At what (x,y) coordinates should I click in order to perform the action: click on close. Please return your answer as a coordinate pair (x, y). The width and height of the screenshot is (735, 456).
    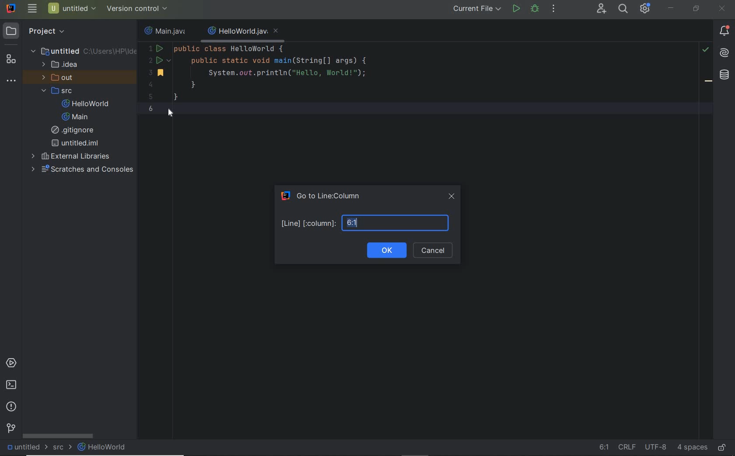
    Looking at the image, I should click on (723, 10).